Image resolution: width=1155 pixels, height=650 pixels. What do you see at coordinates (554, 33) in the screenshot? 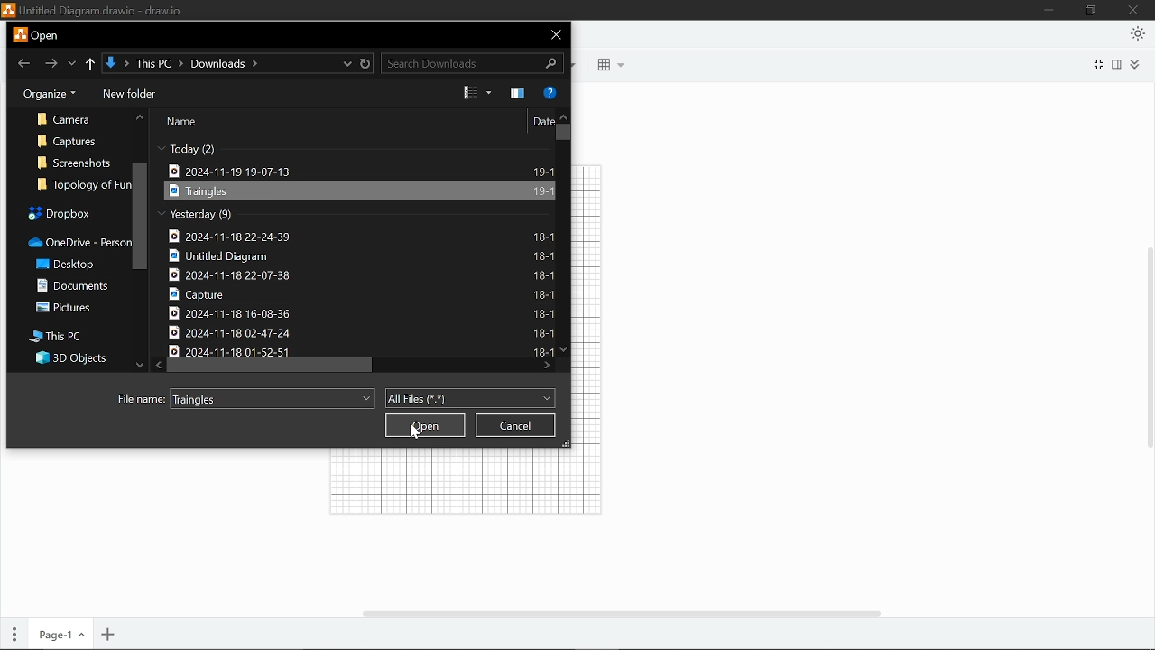
I see `Close` at bounding box center [554, 33].